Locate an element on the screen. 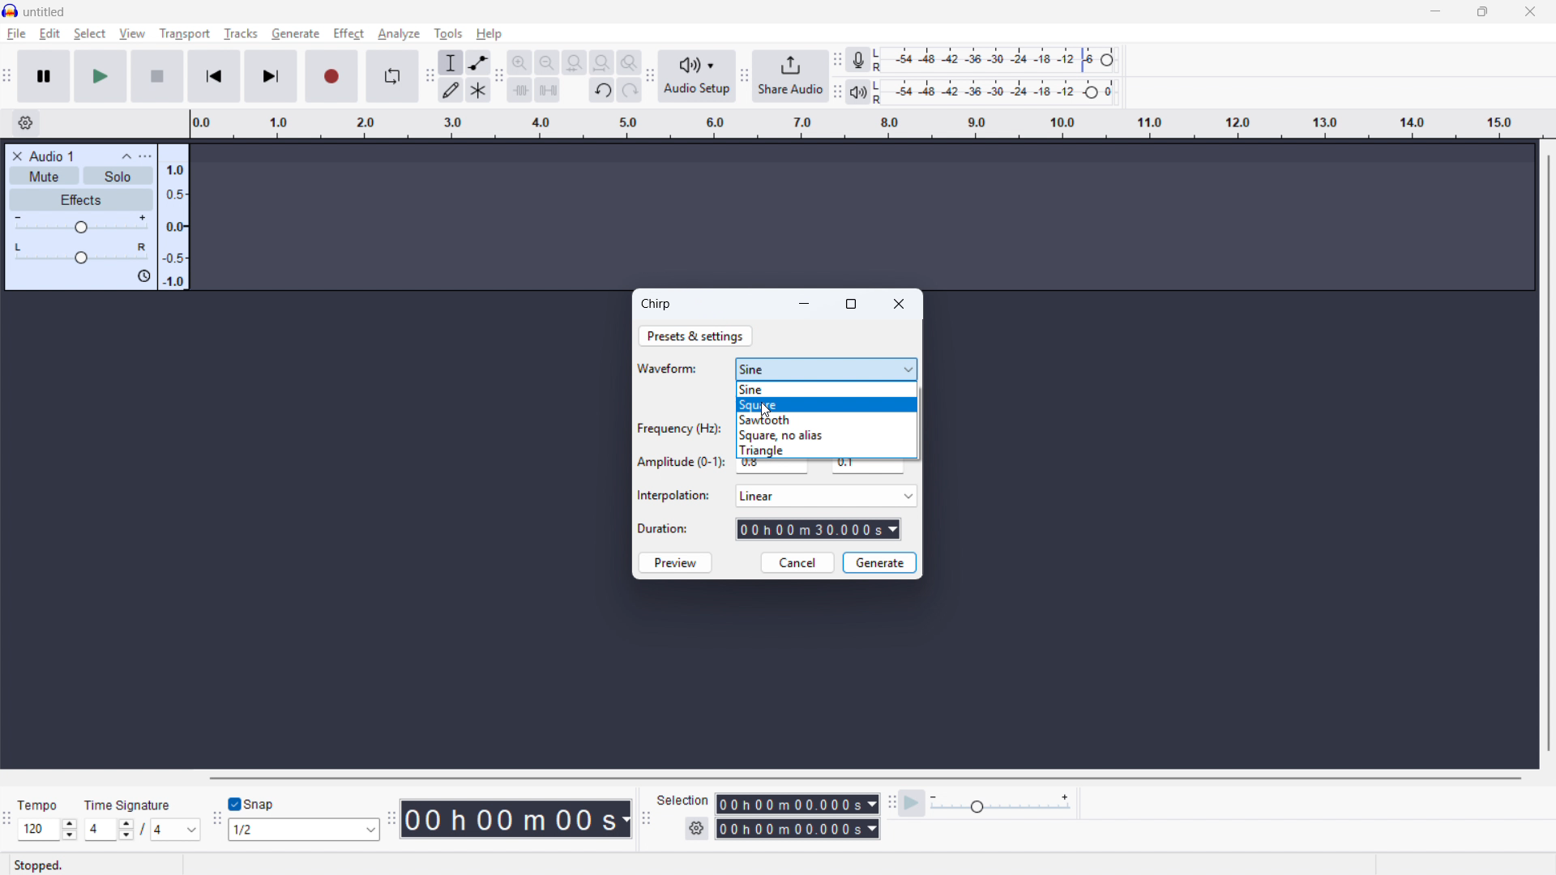  Horizontal scroll bar  is located at coordinates (867, 778).